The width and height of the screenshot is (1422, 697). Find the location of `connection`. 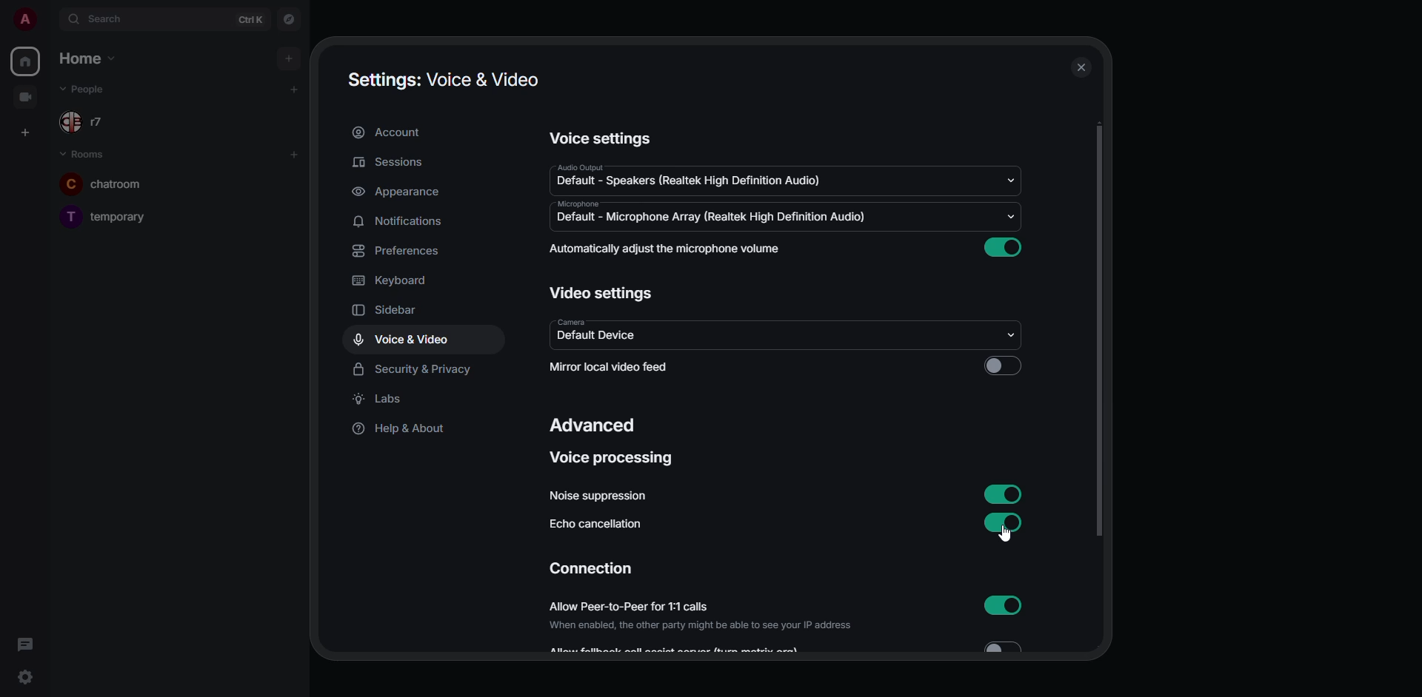

connection is located at coordinates (591, 570).